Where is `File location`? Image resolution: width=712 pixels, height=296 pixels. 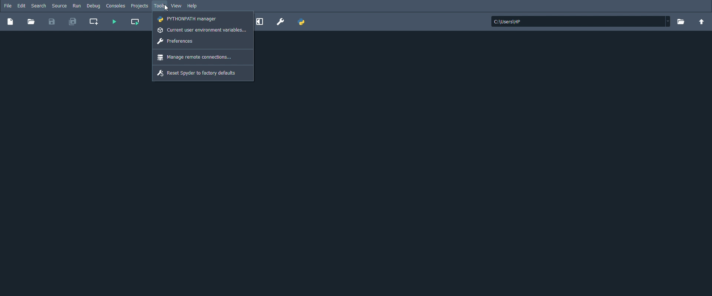 File location is located at coordinates (581, 22).